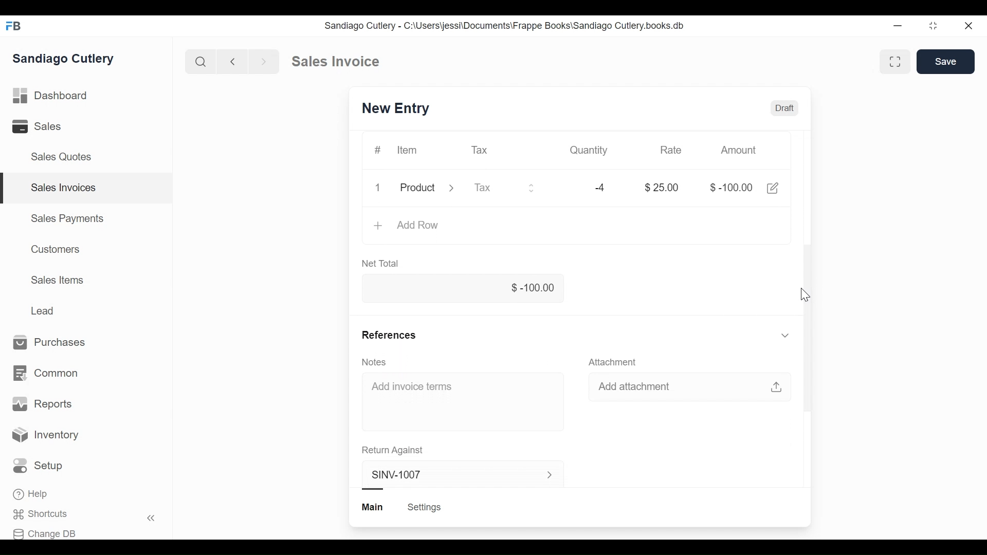 The height and width of the screenshot is (555, 987). What do you see at coordinates (730, 187) in the screenshot?
I see `$-100.00` at bounding box center [730, 187].